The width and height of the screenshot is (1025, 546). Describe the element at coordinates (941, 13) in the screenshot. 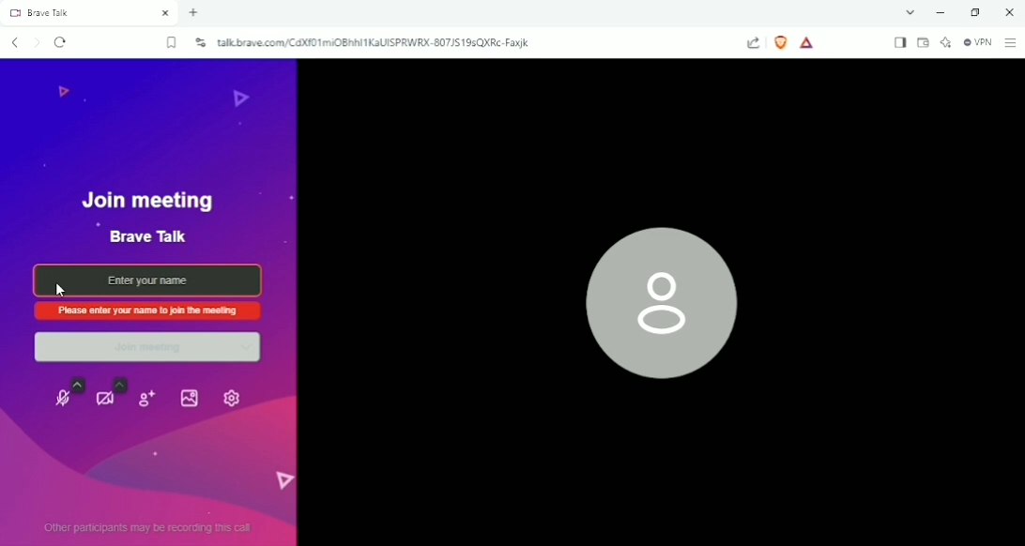

I see `Minimize` at that location.